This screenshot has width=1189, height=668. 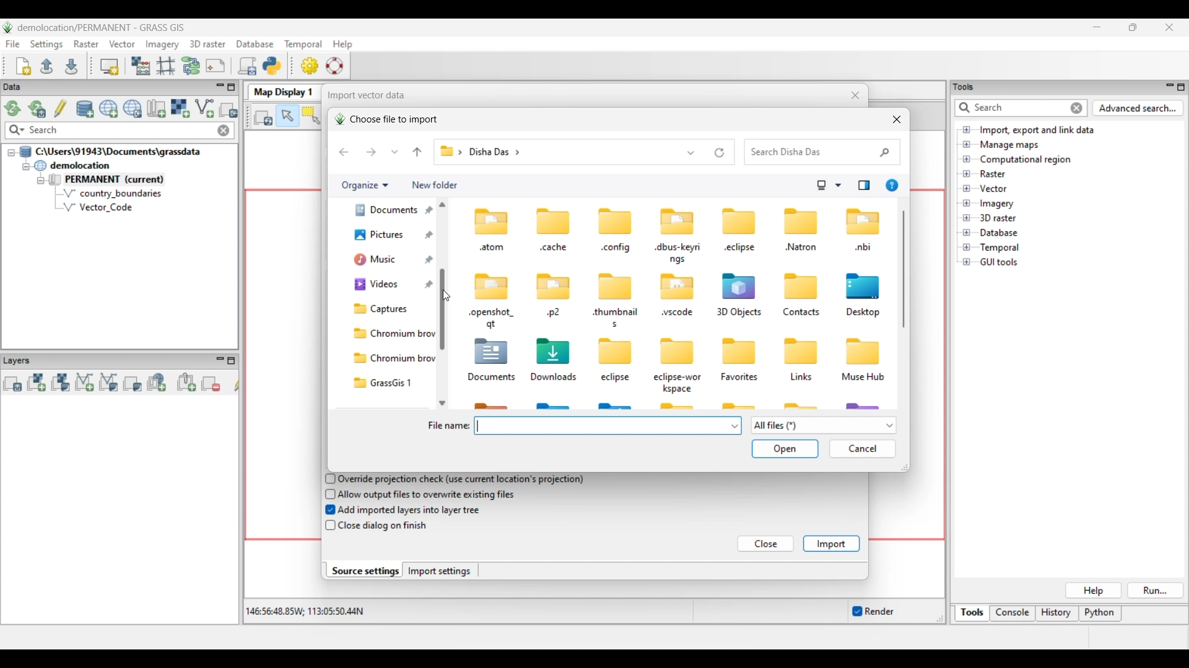 What do you see at coordinates (391, 334) in the screenshot?
I see `Chromium browser folder` at bounding box center [391, 334].